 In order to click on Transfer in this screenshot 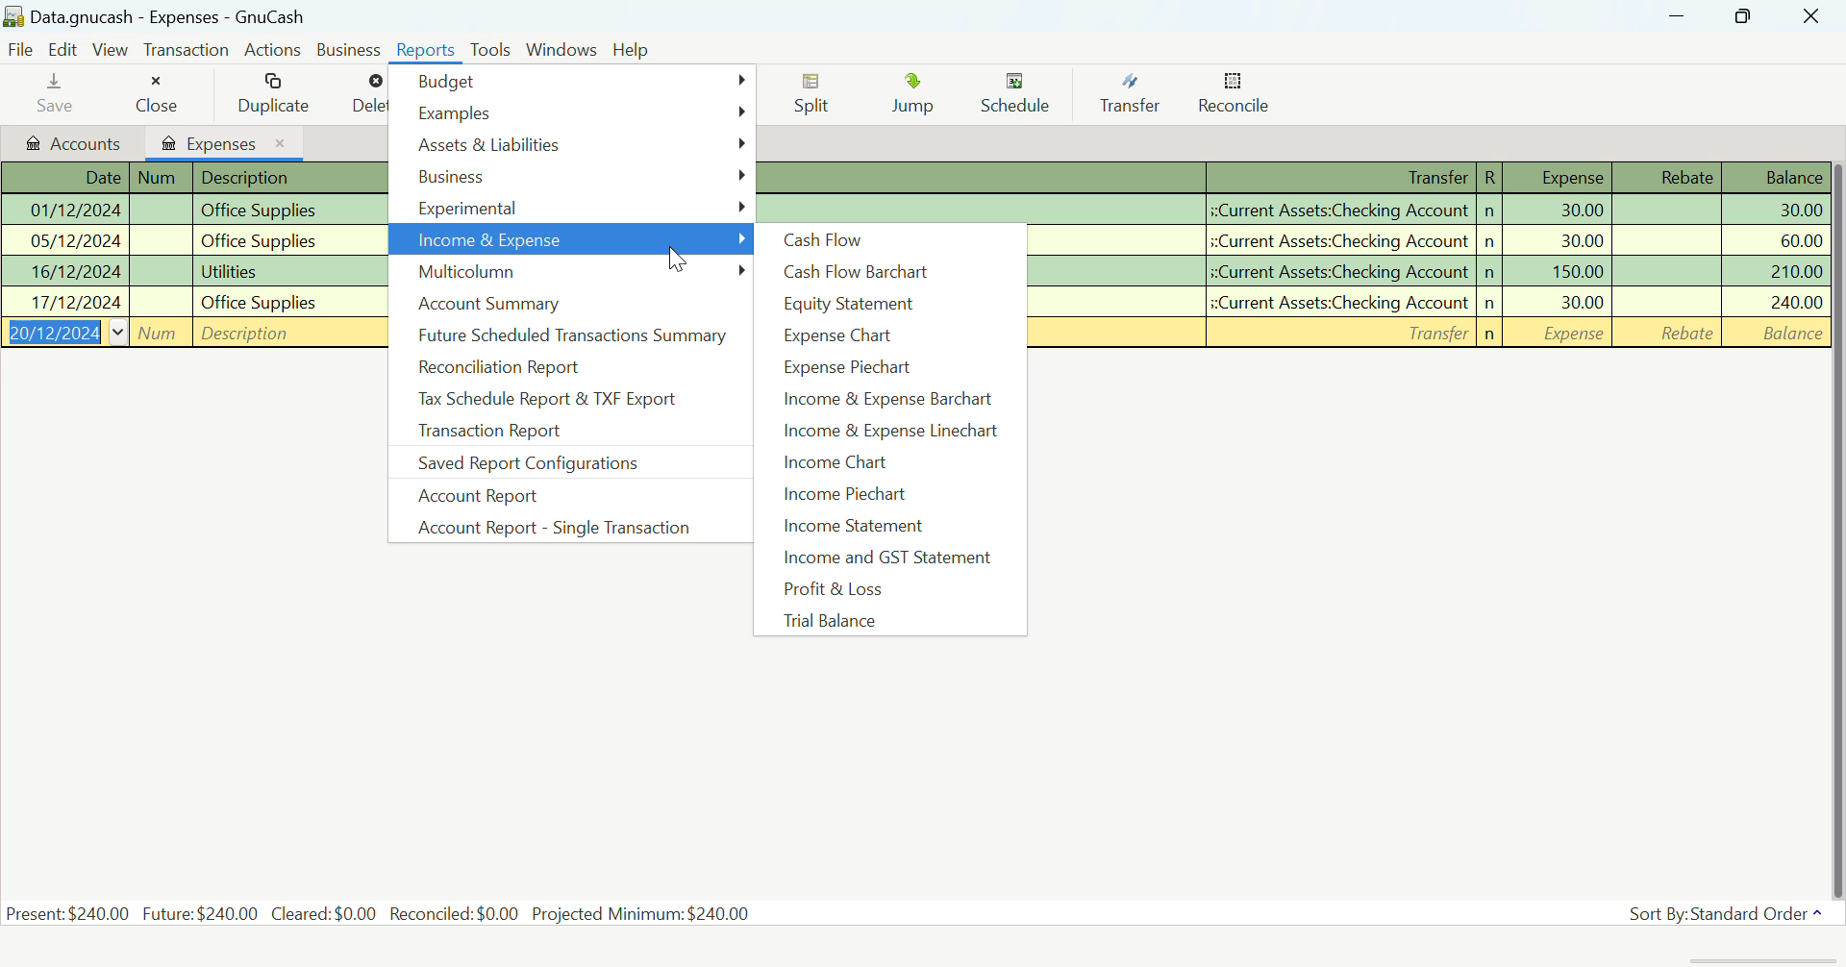, I will do `click(1129, 94)`.